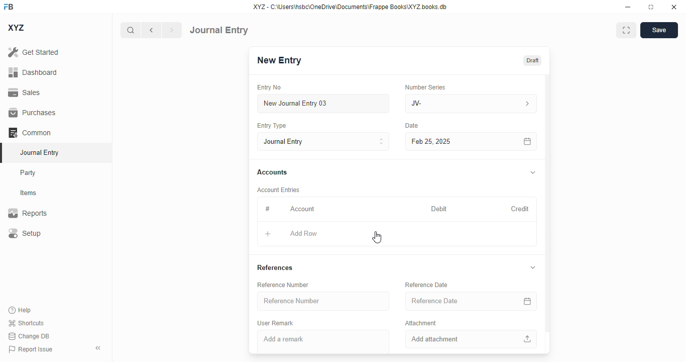 The height and width of the screenshot is (362, 686). What do you see at coordinates (533, 61) in the screenshot?
I see `draft` at bounding box center [533, 61].